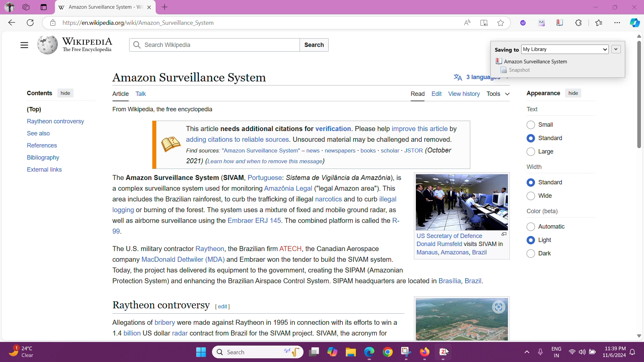 The width and height of the screenshot is (644, 362). I want to click on References, so click(42, 145).